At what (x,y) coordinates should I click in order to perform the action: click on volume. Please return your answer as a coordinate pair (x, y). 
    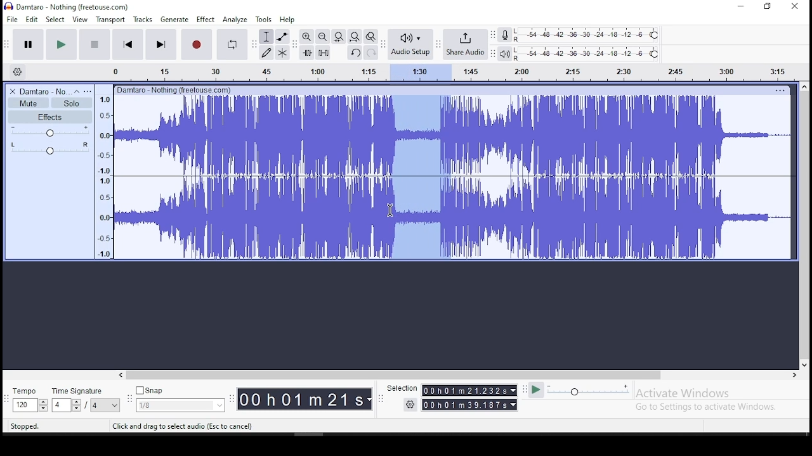
    Looking at the image, I should click on (51, 131).